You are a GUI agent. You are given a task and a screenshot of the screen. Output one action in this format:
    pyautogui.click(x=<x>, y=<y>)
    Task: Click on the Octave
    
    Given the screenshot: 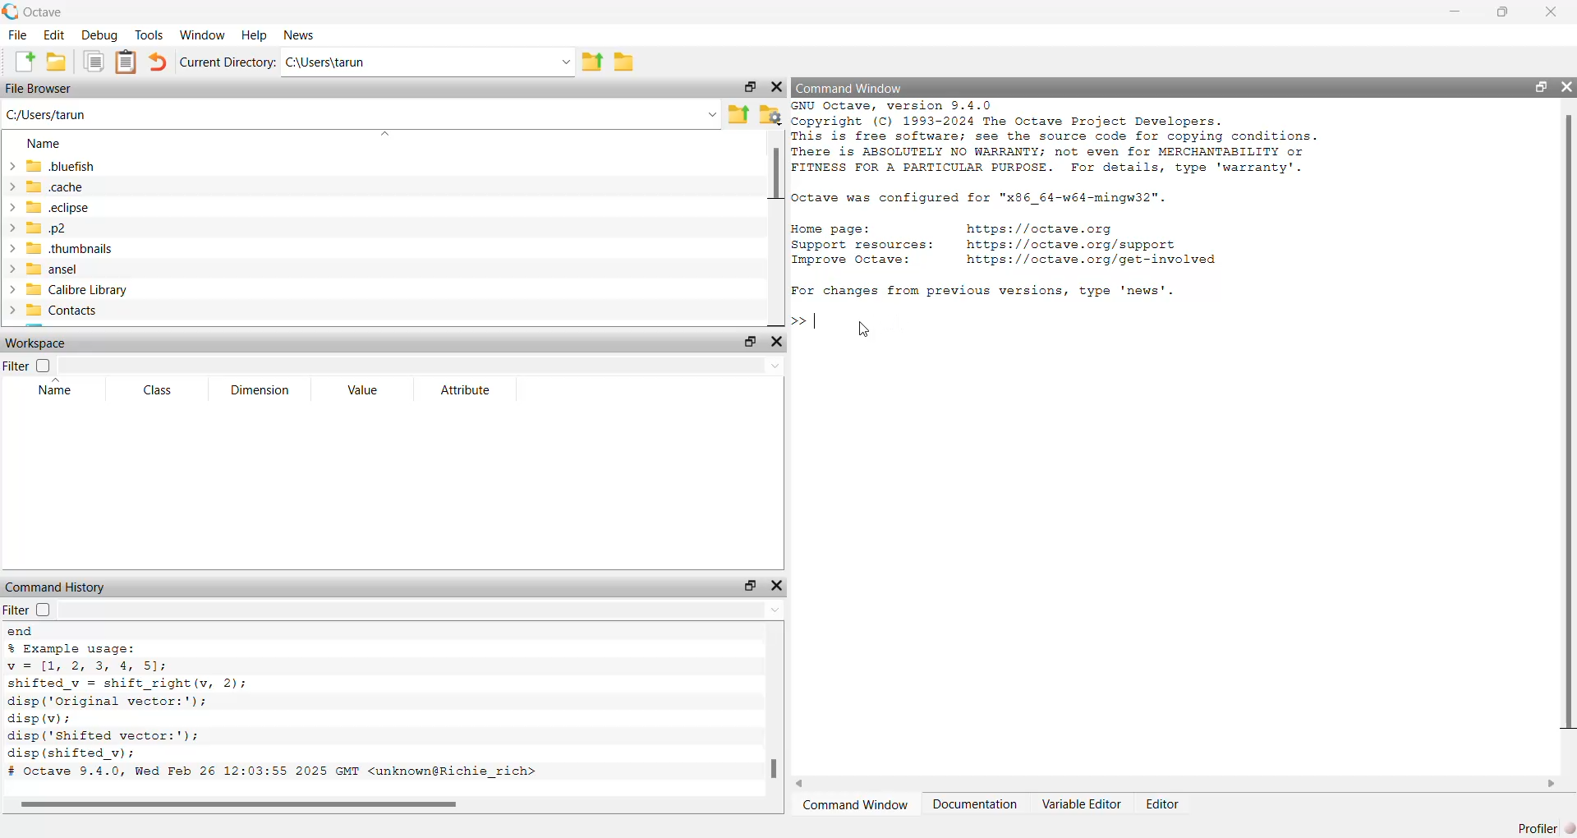 What is the action you would take?
    pyautogui.click(x=69, y=10)
    